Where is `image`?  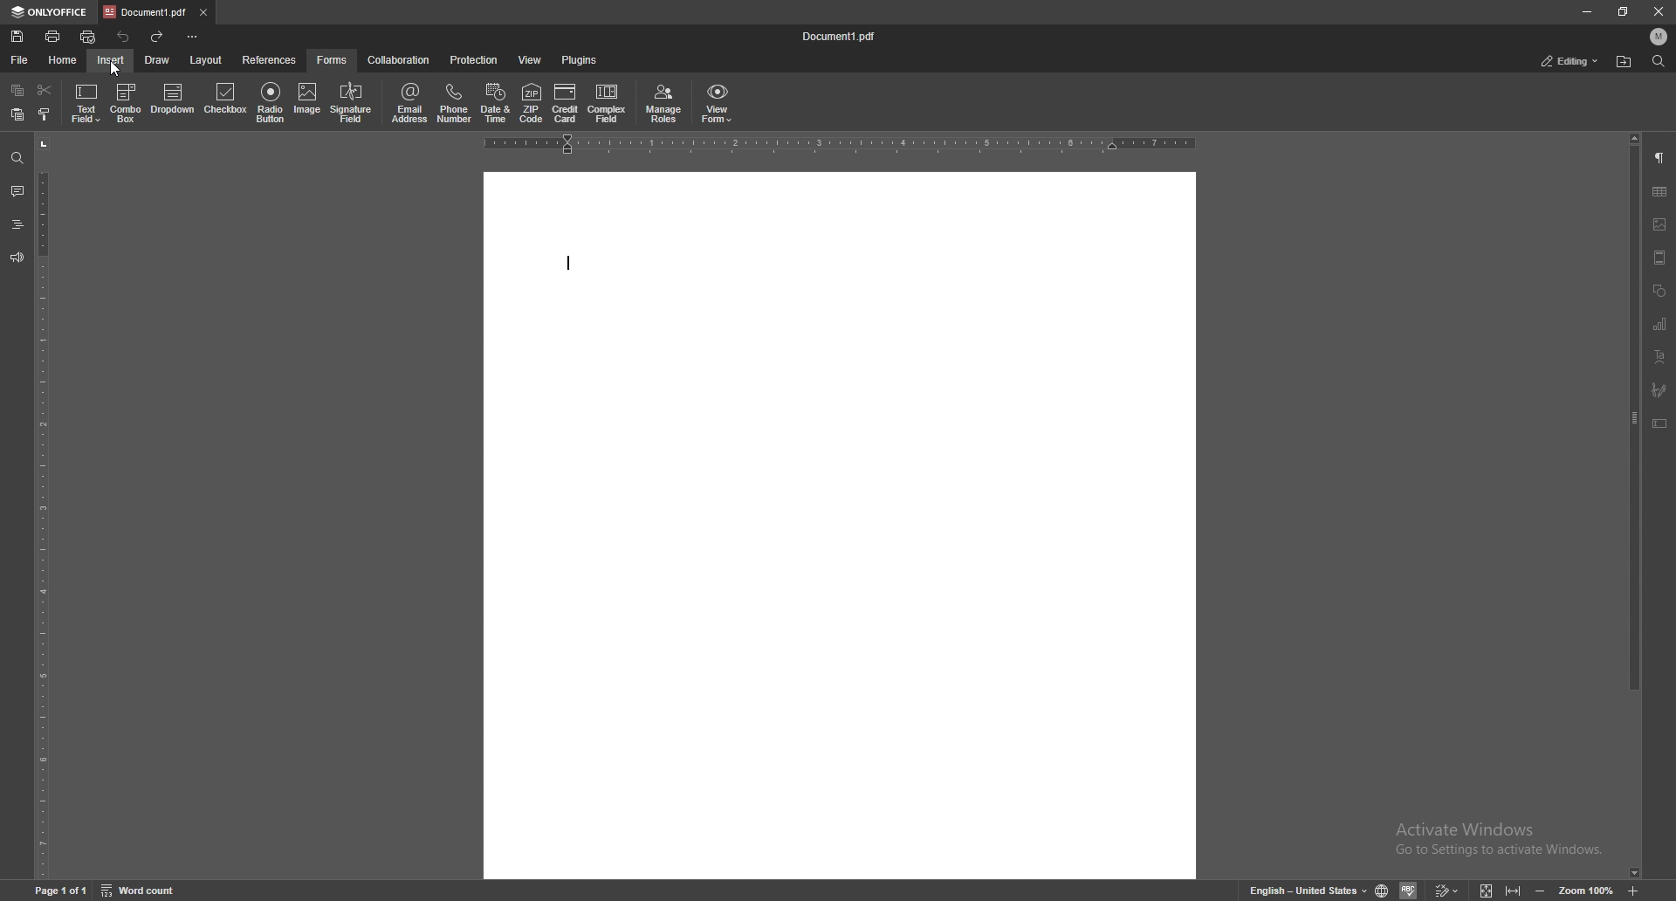 image is located at coordinates (307, 103).